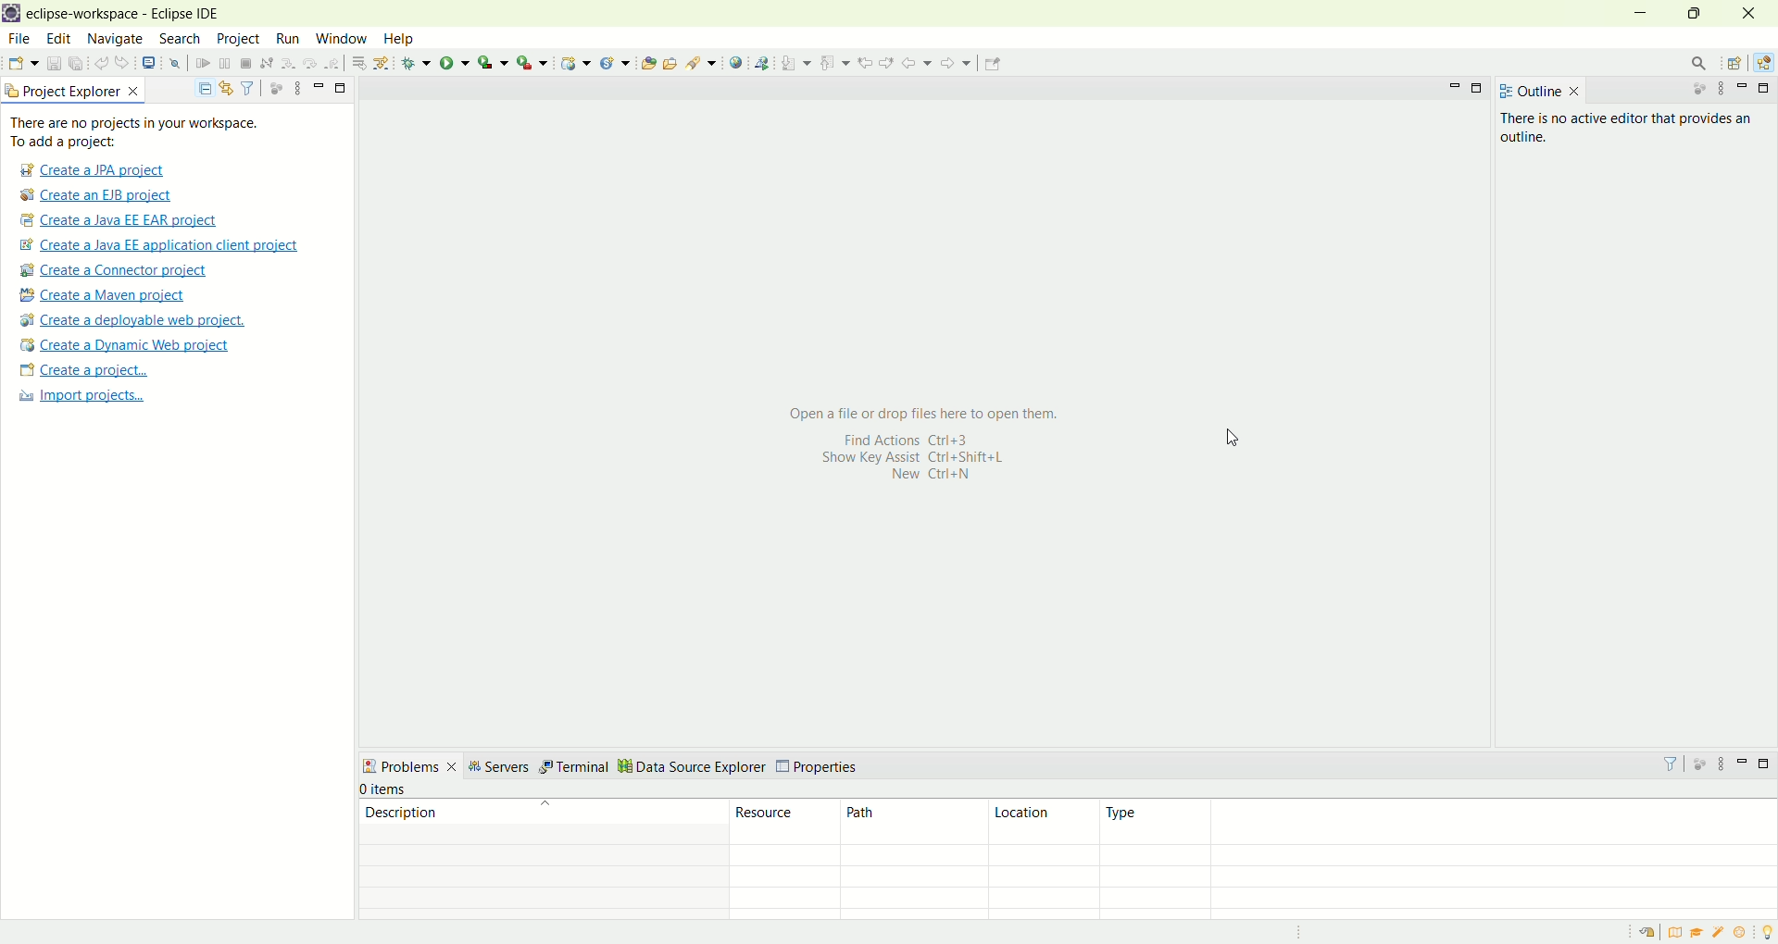 The height and width of the screenshot is (944, 1778). I want to click on what's new, so click(1744, 934).